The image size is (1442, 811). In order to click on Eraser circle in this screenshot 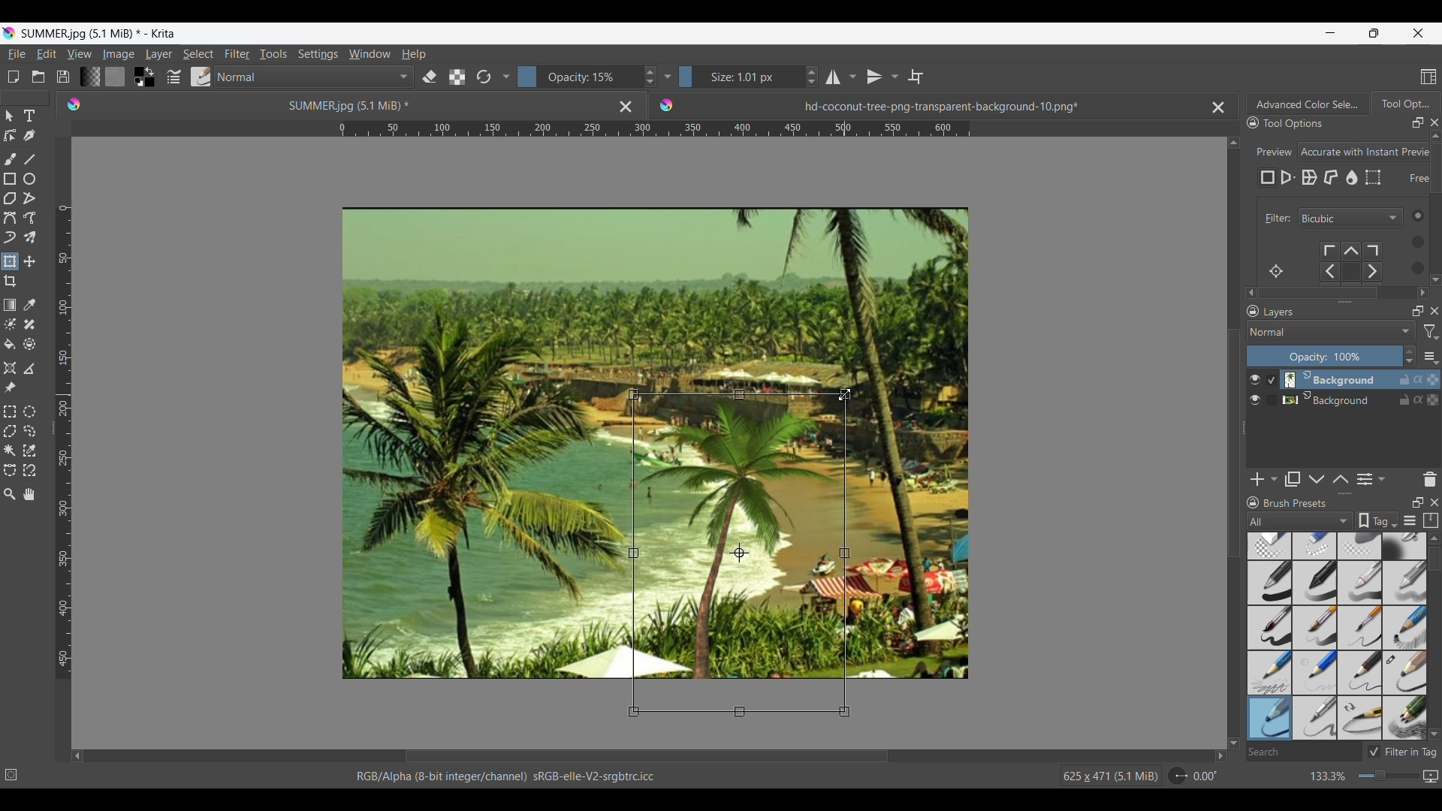, I will do `click(1269, 546)`.